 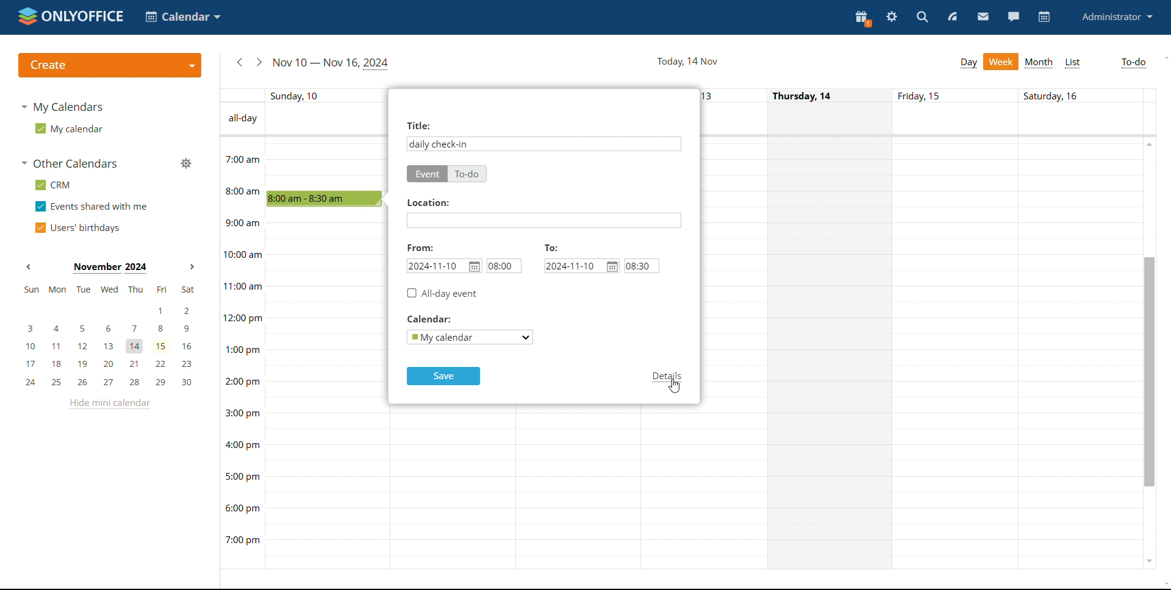 I want to click on mini calendar, so click(x=109, y=335).